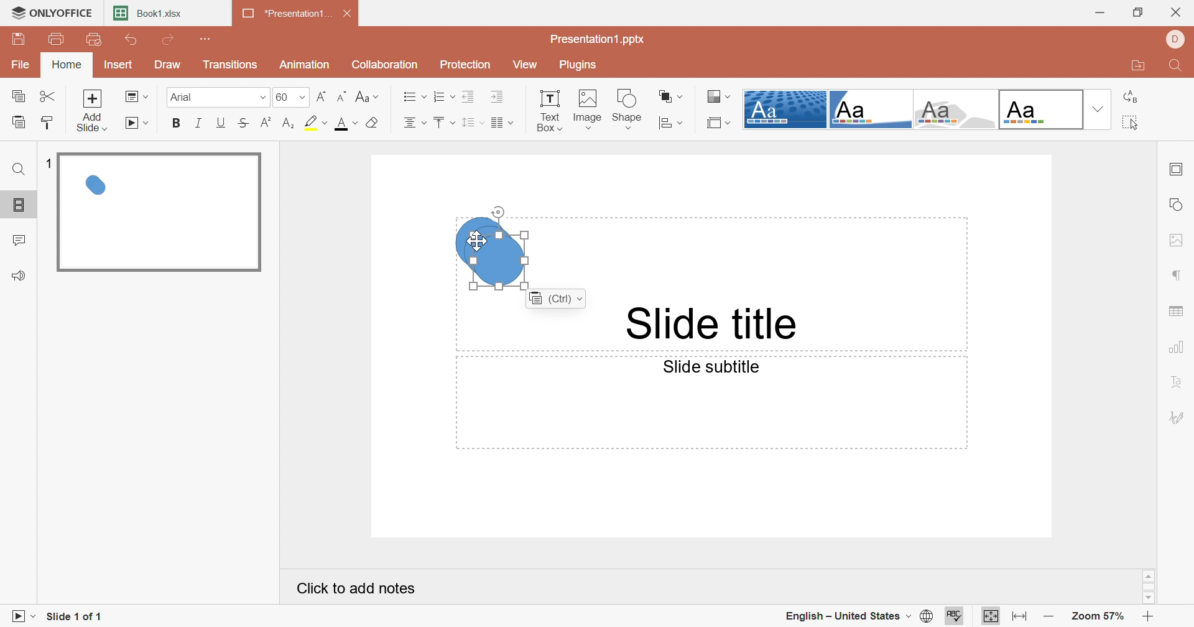 The height and width of the screenshot is (627, 1194). I want to click on Comments, so click(19, 241).